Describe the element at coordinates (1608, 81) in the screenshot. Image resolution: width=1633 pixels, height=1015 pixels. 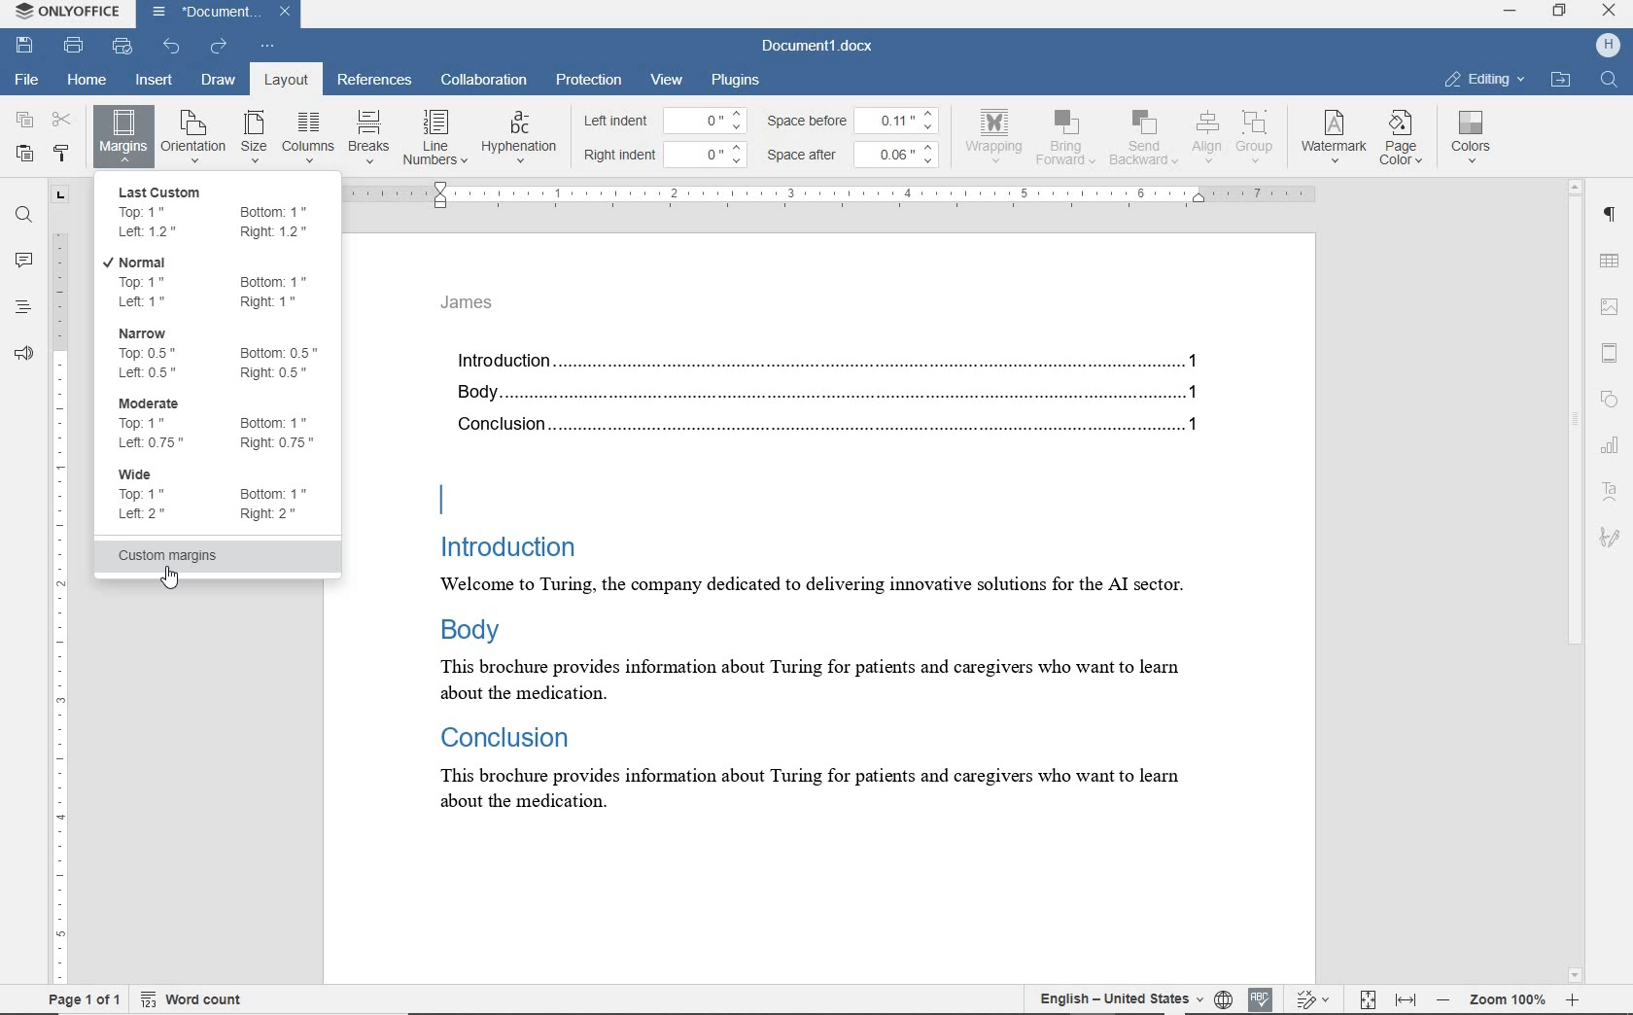
I see `find` at that location.